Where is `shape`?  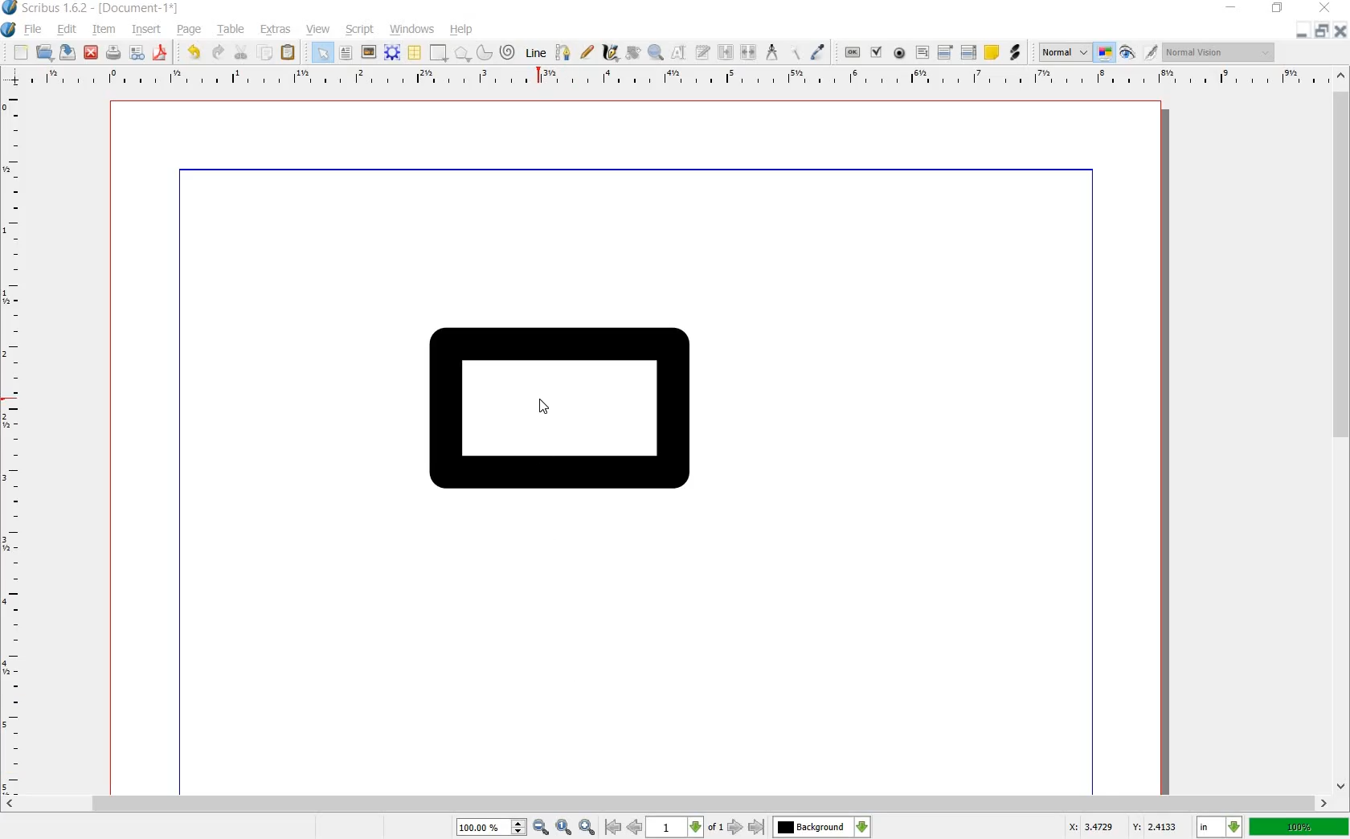 shape is located at coordinates (436, 53).